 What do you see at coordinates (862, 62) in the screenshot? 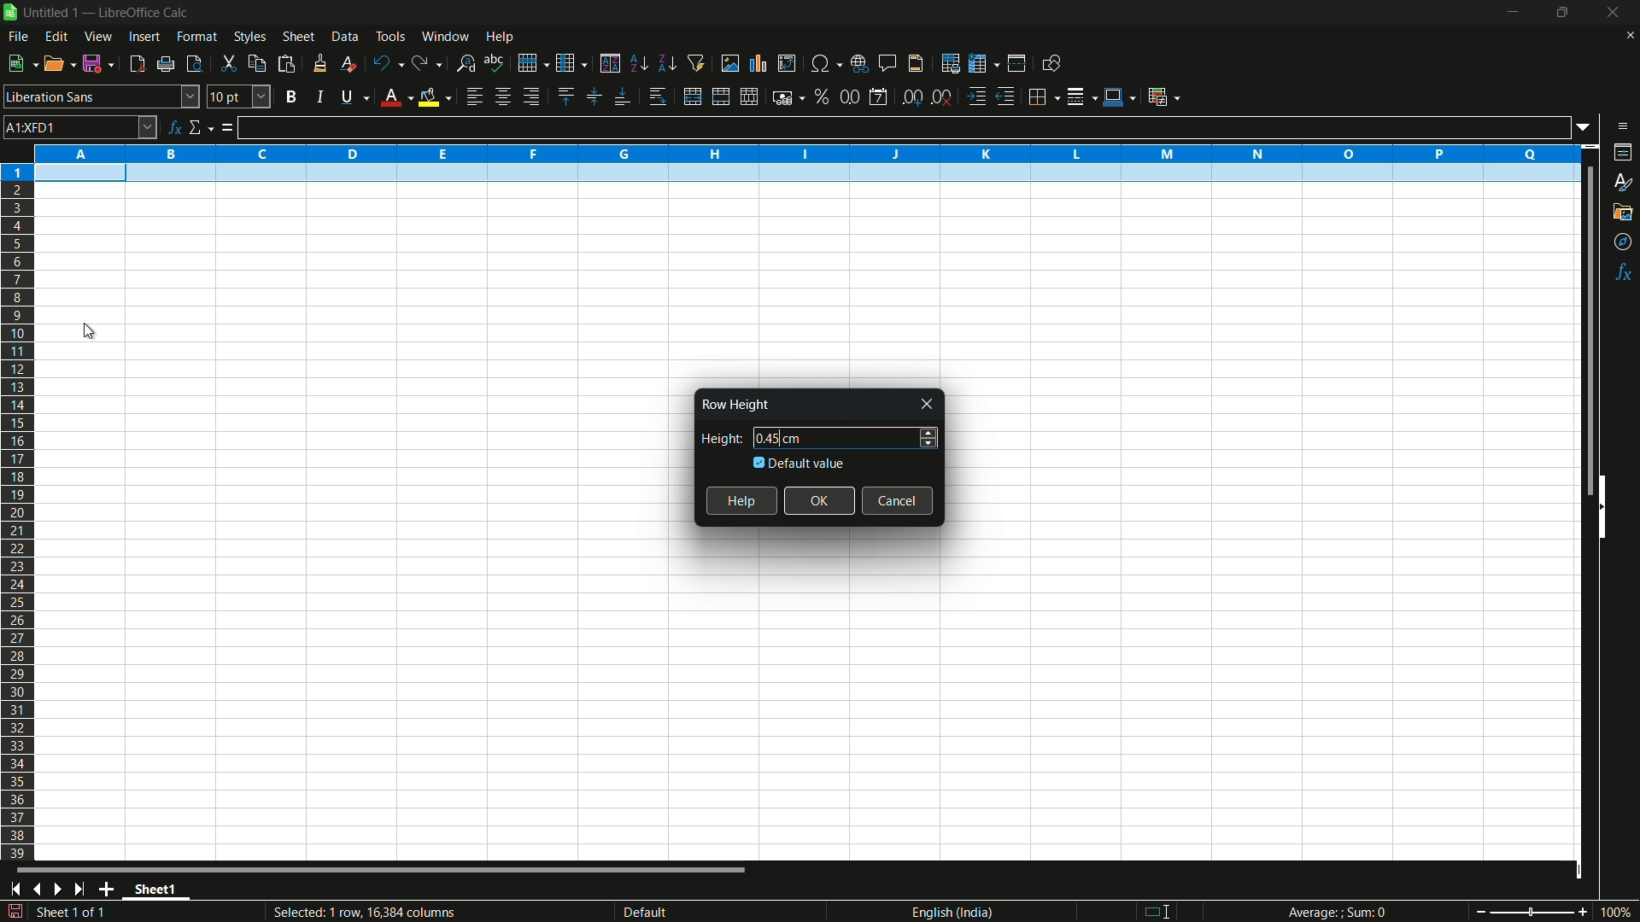
I see `insert hyperlink` at bounding box center [862, 62].